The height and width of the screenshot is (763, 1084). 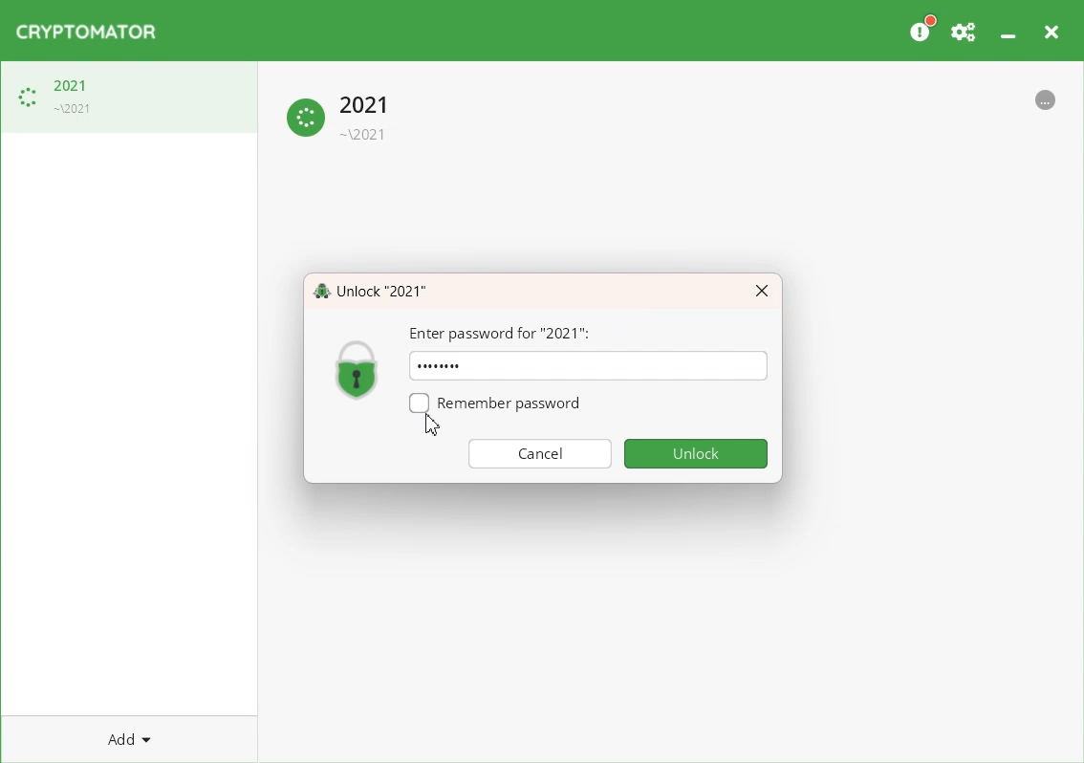 I want to click on Cancel, so click(x=540, y=452).